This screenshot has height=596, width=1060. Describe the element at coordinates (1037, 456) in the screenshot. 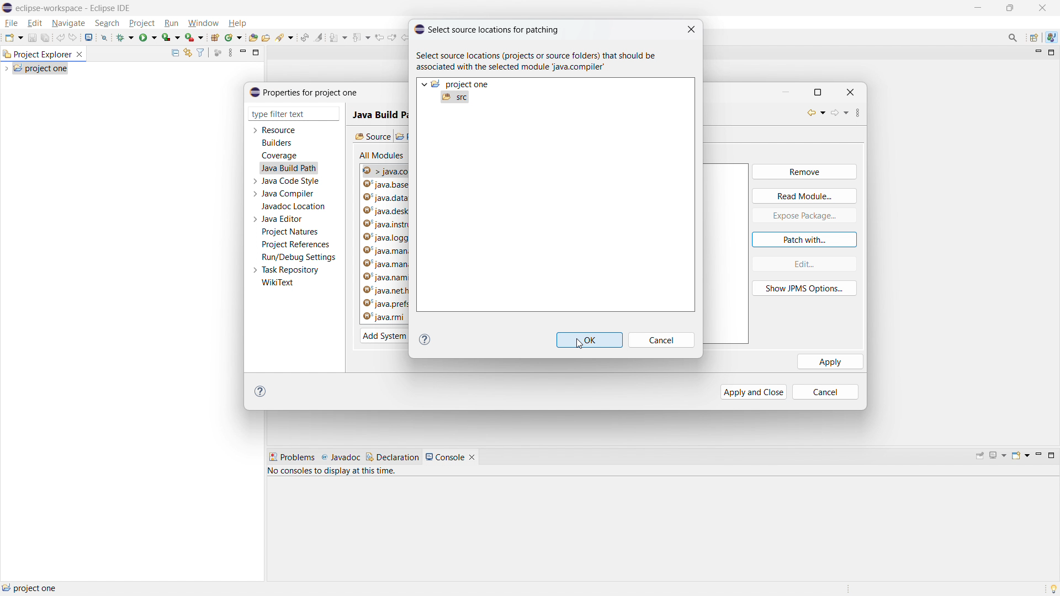

I see `minimize` at that location.